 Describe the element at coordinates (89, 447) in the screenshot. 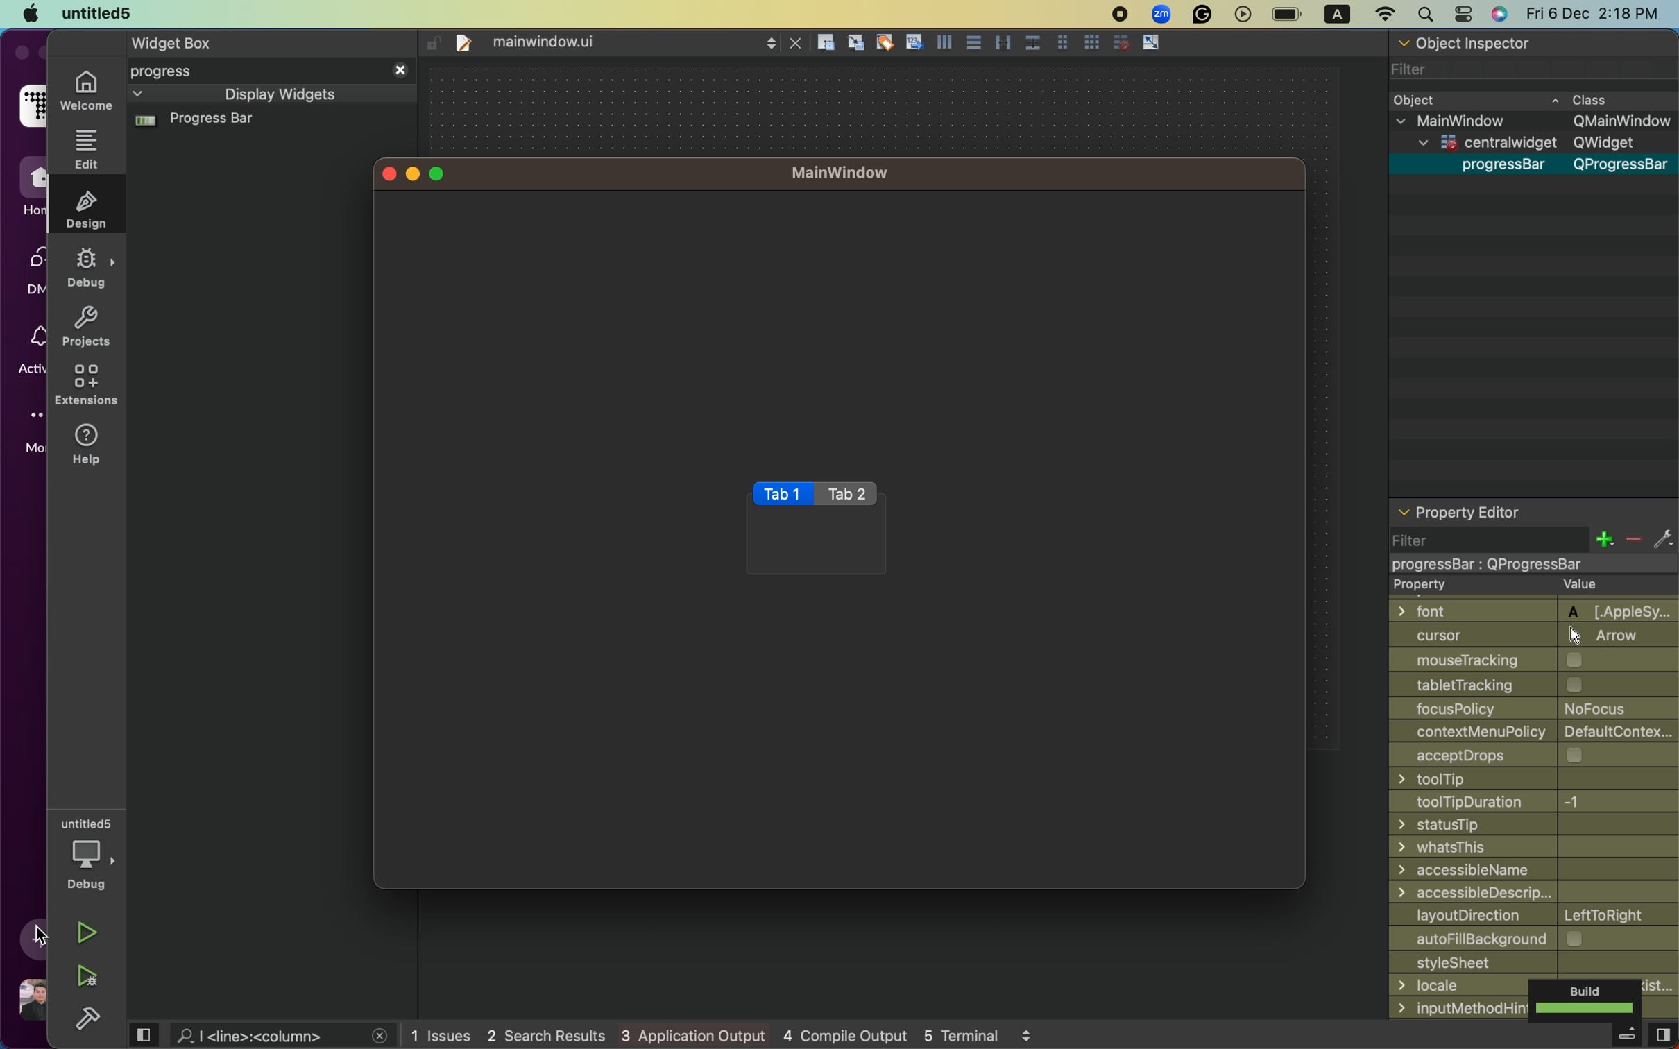

I see `help` at that location.